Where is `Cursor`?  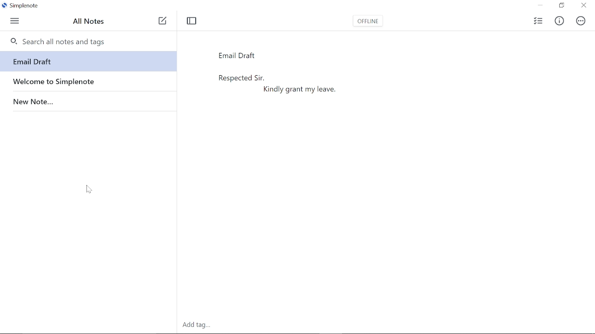
Cursor is located at coordinates (88, 190).